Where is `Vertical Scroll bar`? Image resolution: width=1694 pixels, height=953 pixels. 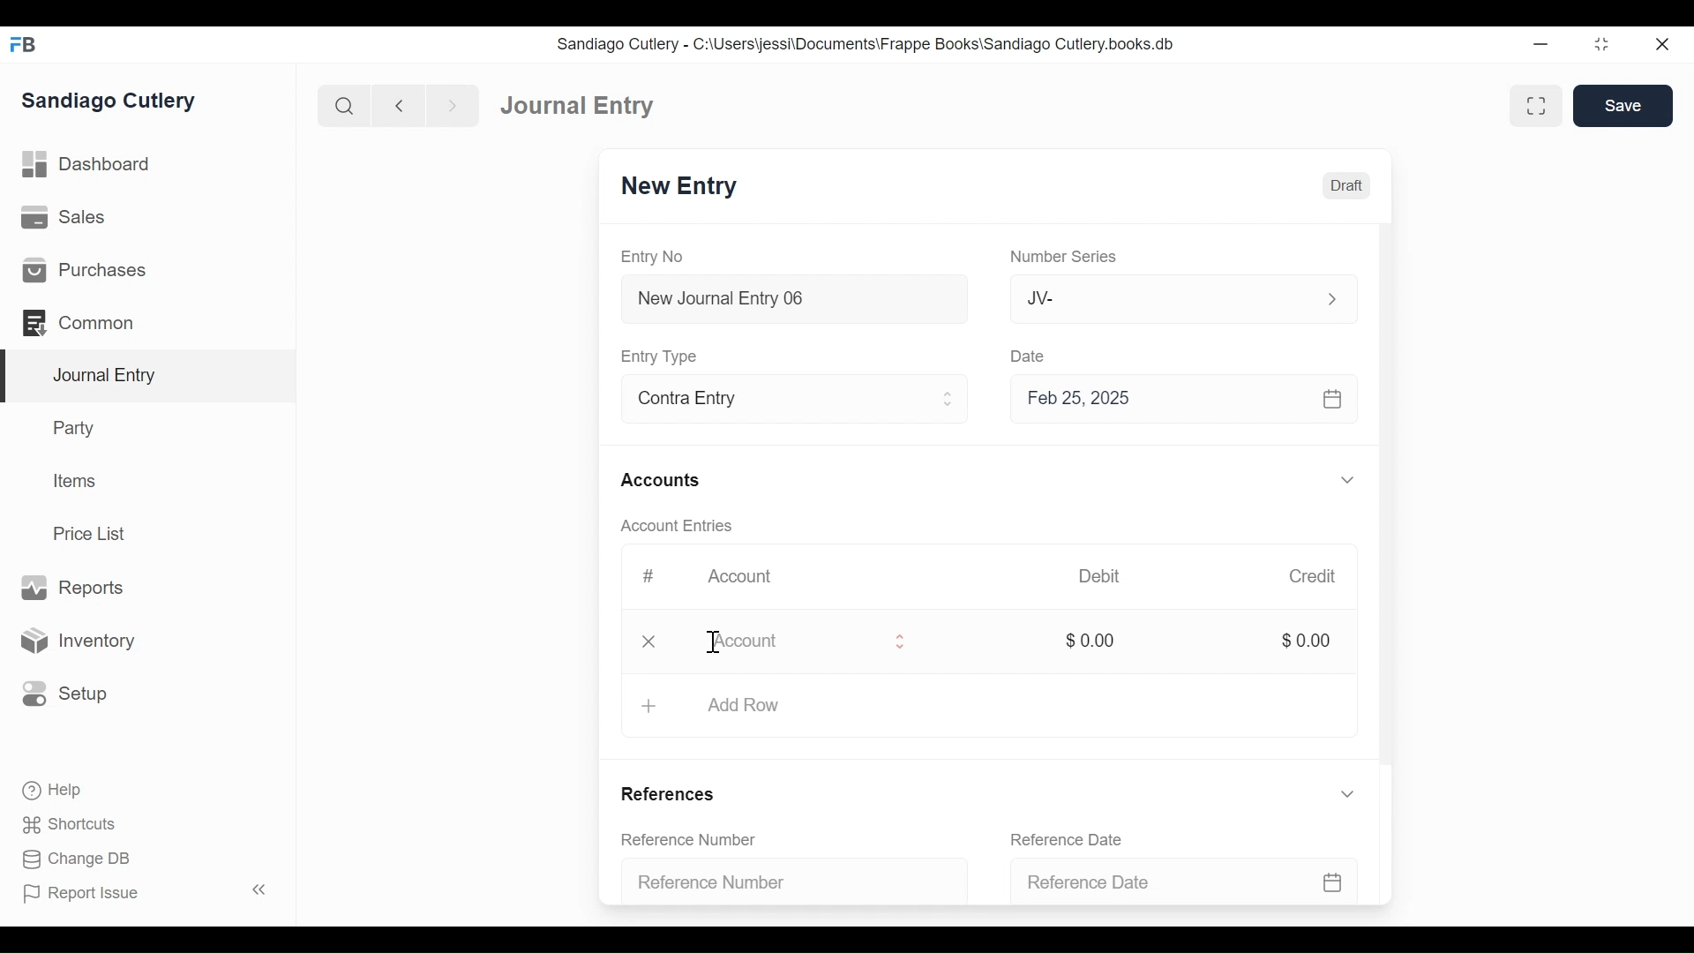
Vertical Scroll bar is located at coordinates (1388, 501).